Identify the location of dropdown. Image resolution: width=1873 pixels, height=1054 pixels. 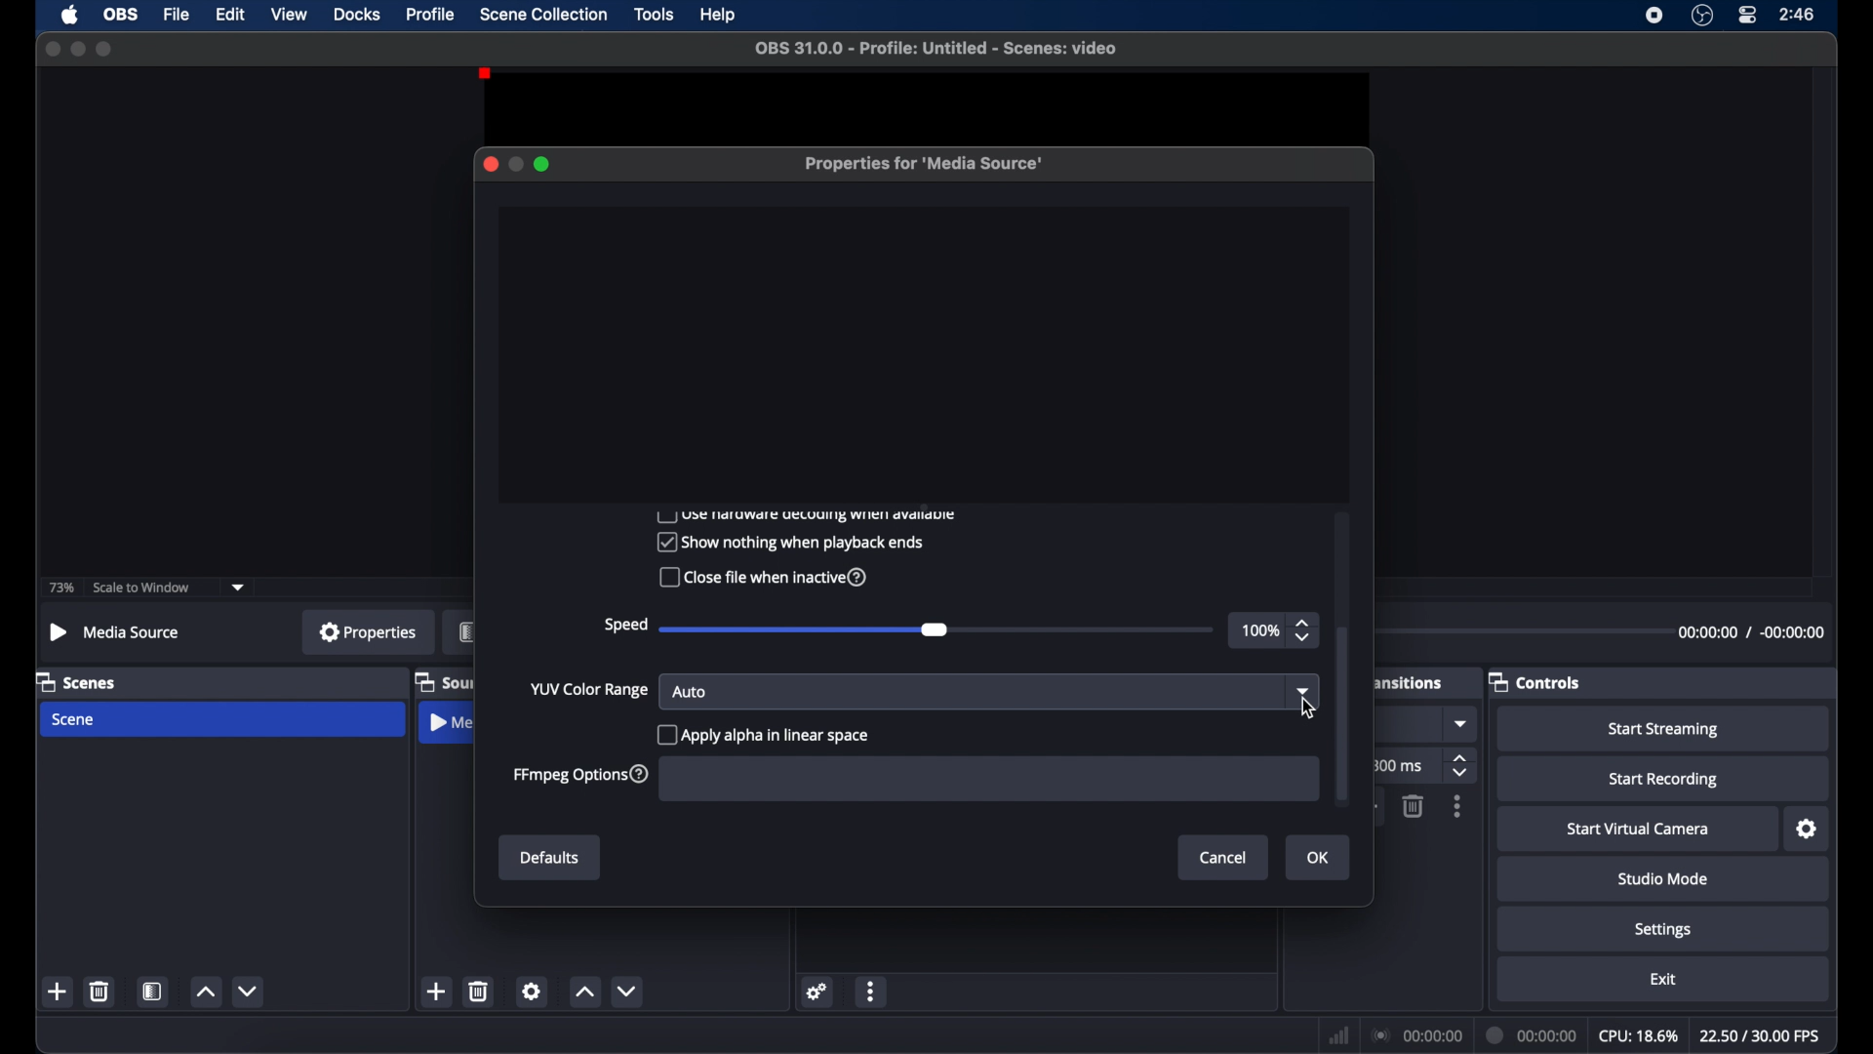
(1462, 724).